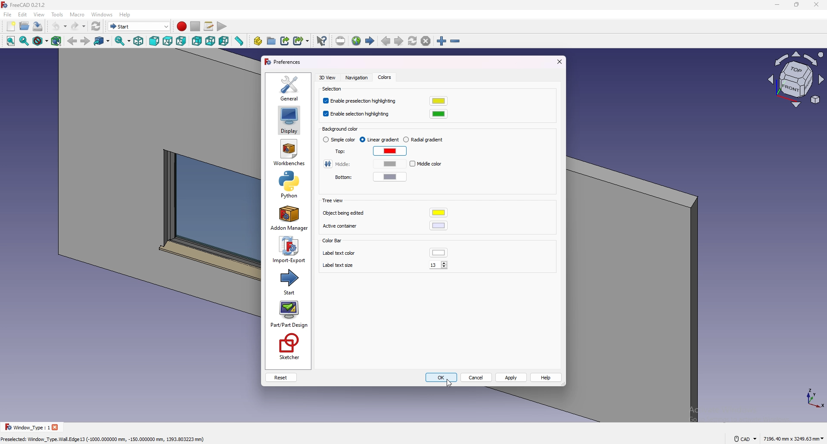  I want to click on stop recording macros, so click(195, 26).